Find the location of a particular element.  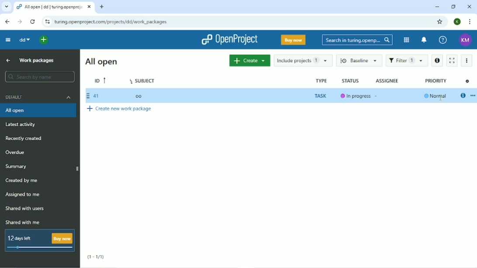

Shared with users is located at coordinates (26, 208).